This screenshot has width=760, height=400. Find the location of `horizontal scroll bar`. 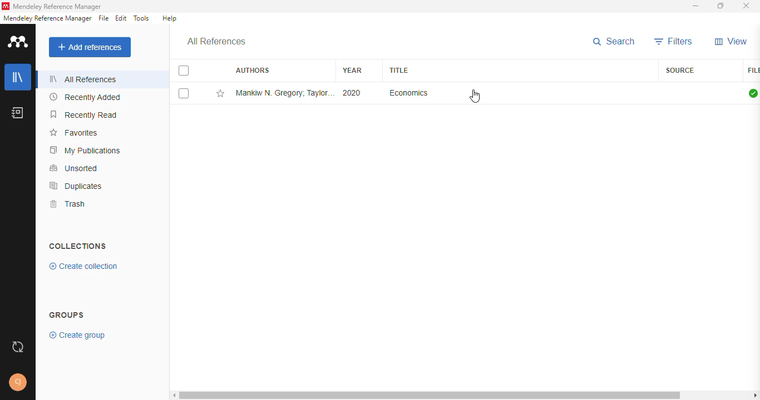

horizontal scroll bar is located at coordinates (431, 395).